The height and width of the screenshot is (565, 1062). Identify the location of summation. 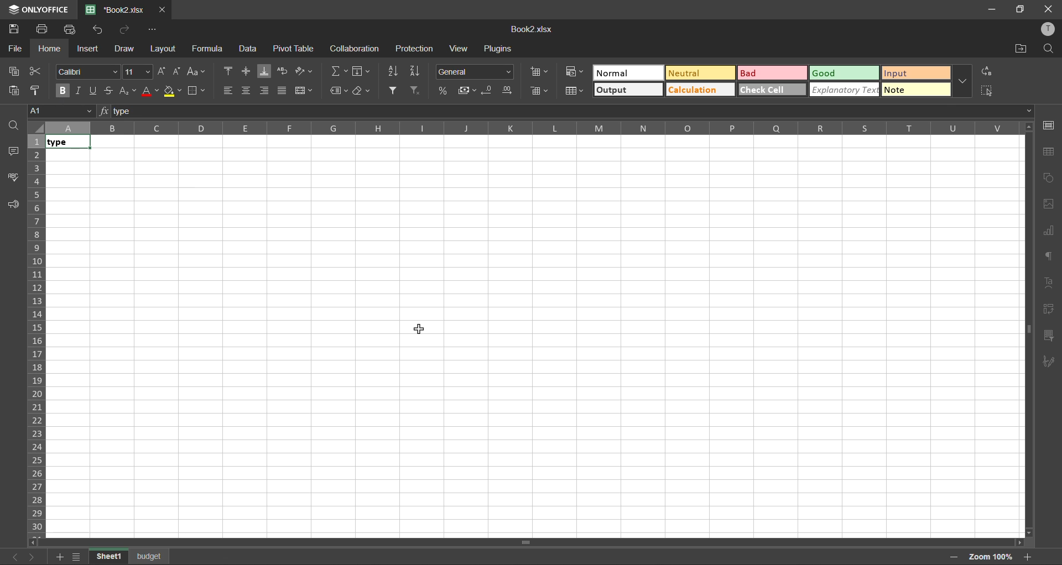
(341, 73).